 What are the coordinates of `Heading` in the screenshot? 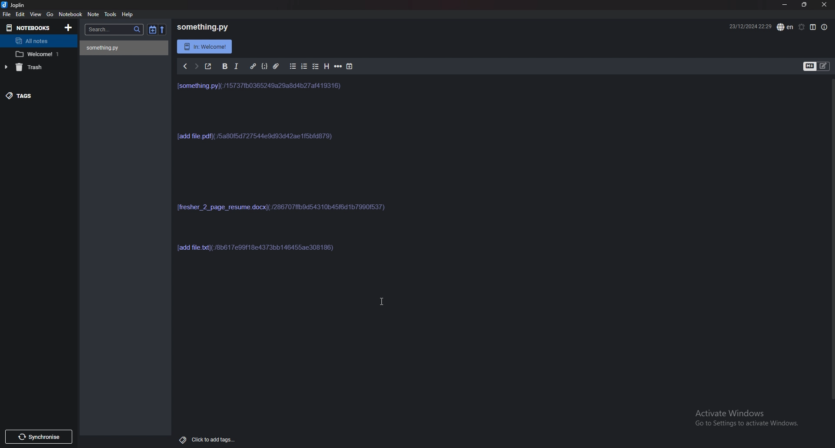 It's located at (327, 67).